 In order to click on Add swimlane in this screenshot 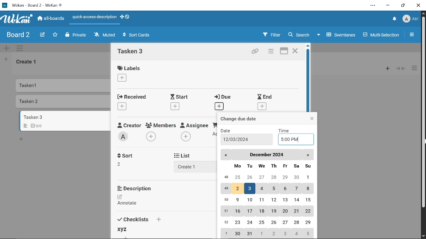, I will do `click(7, 48)`.